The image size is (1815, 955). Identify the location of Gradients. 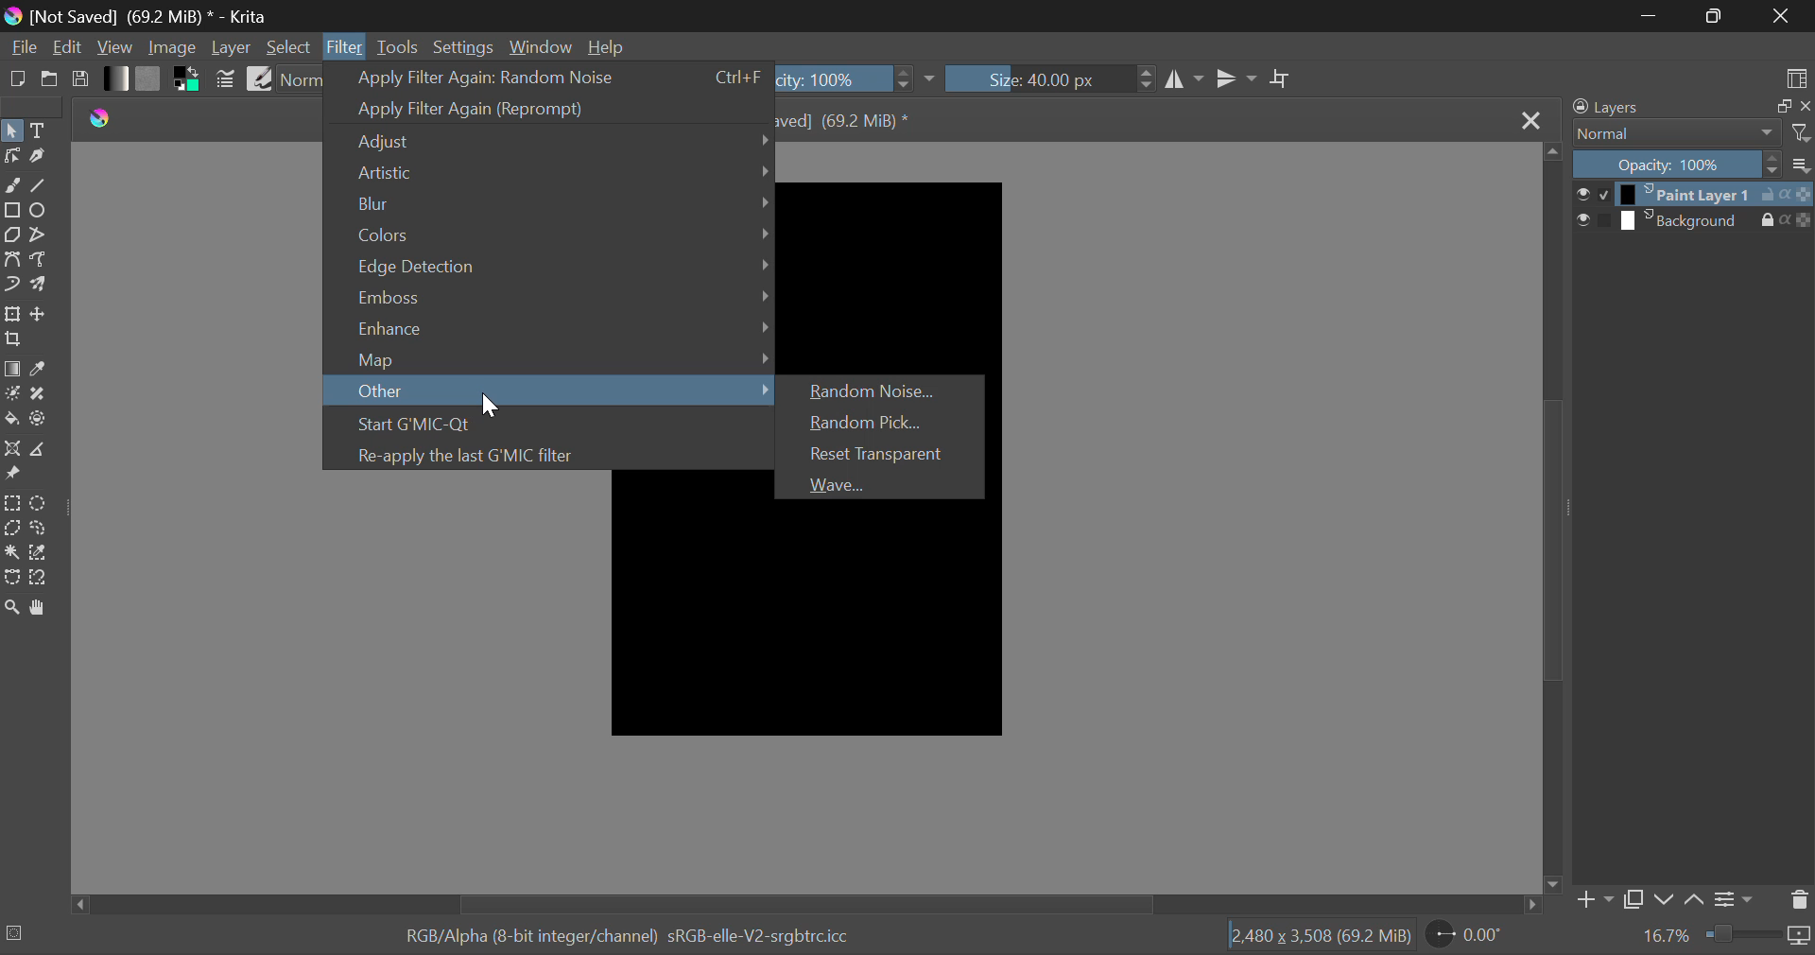
(114, 78).